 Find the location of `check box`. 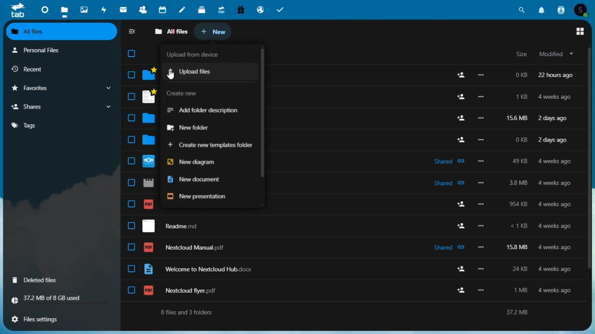

check box is located at coordinates (131, 247).